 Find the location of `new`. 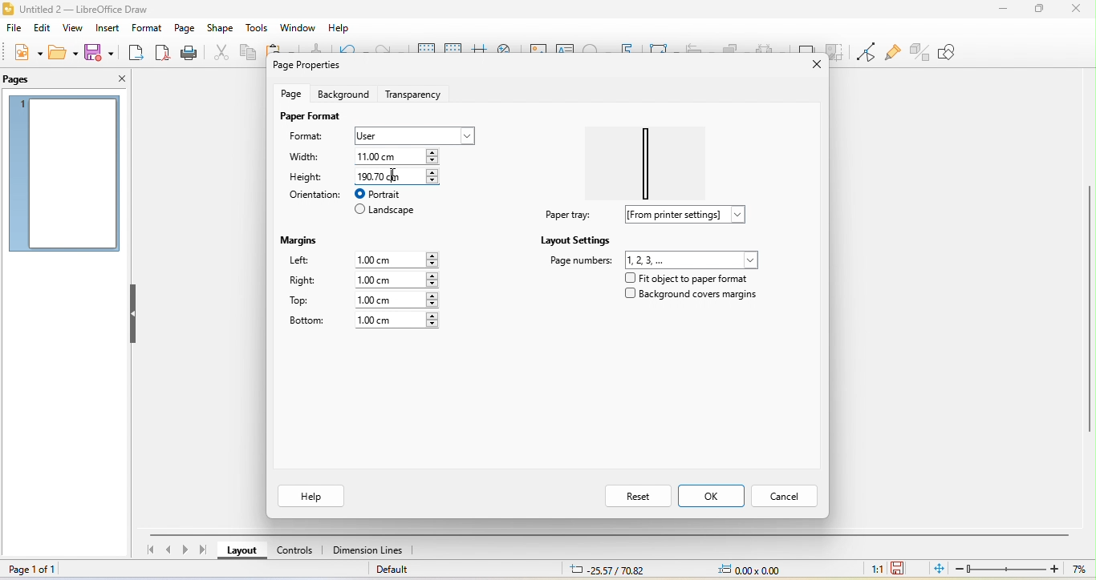

new is located at coordinates (26, 53).